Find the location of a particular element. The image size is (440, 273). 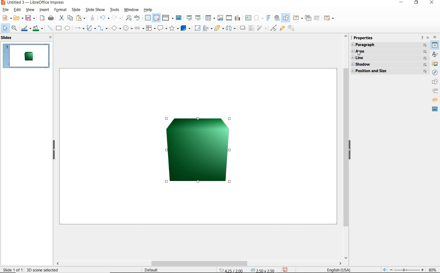

copy is located at coordinates (70, 18).